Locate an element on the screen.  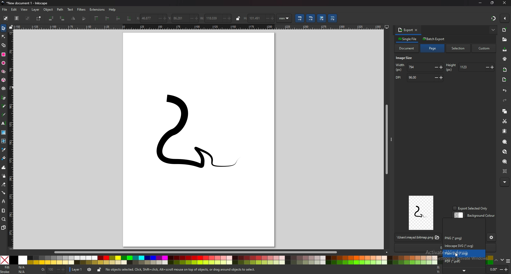
import is located at coordinates (505, 70).